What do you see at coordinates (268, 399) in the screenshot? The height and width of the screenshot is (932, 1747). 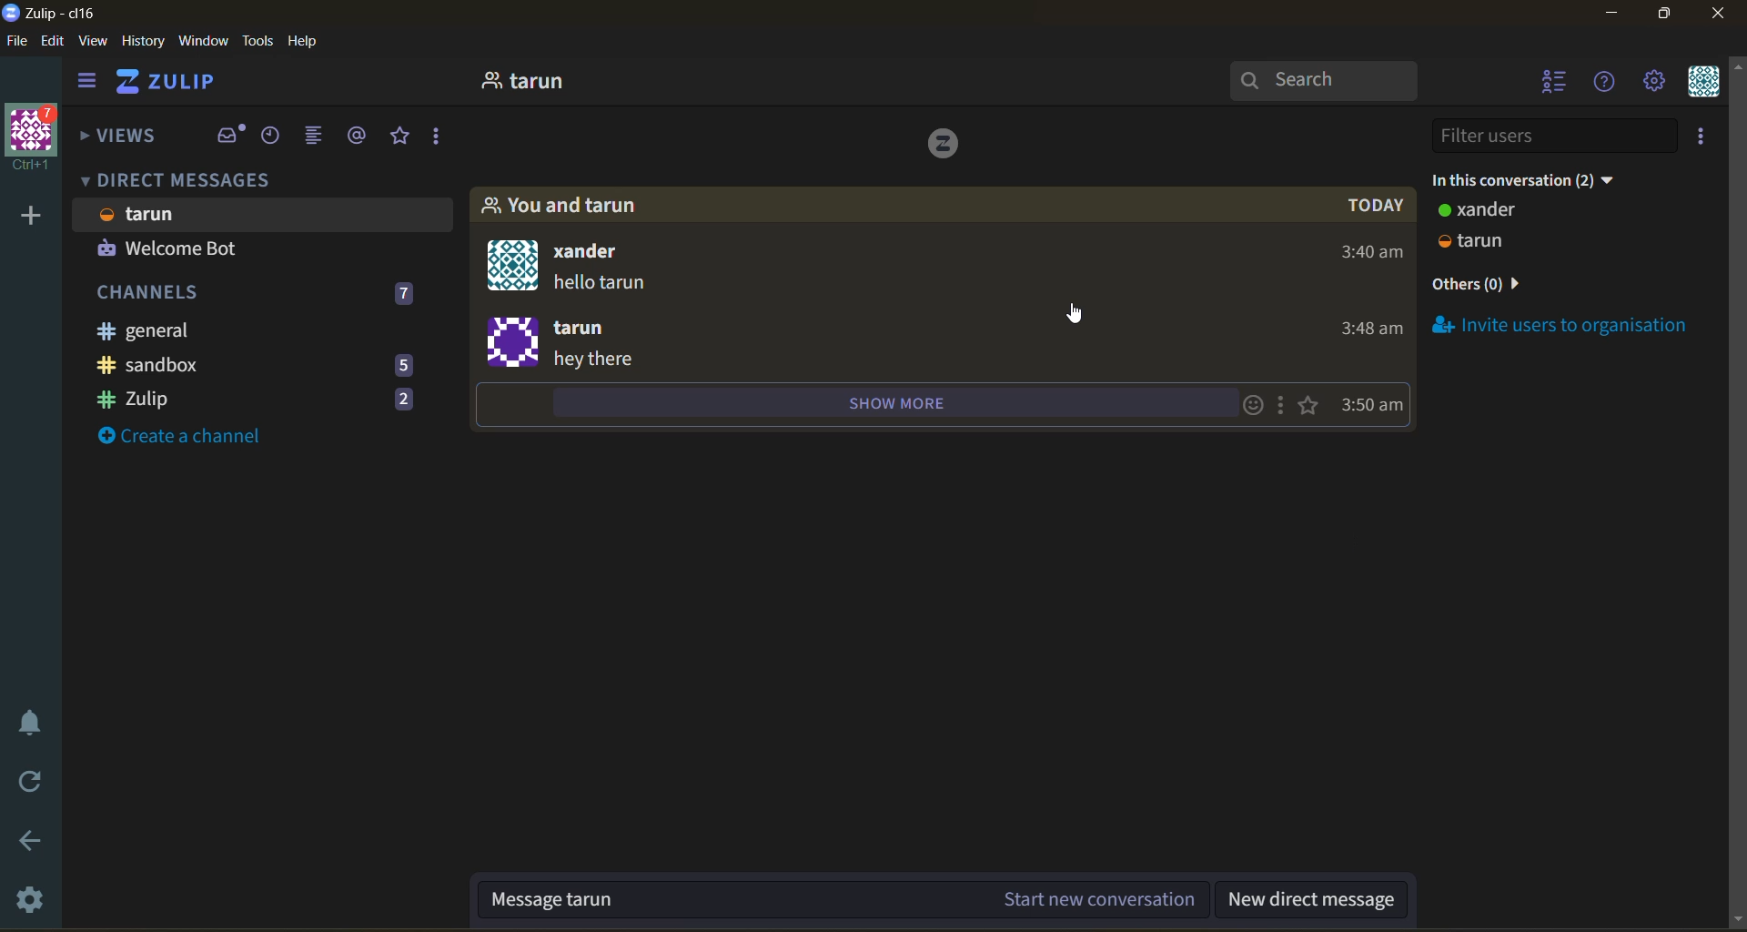 I see `zulip` at bounding box center [268, 399].